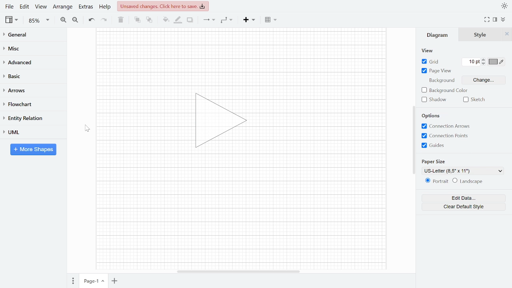  I want to click on shadow, so click(436, 99).